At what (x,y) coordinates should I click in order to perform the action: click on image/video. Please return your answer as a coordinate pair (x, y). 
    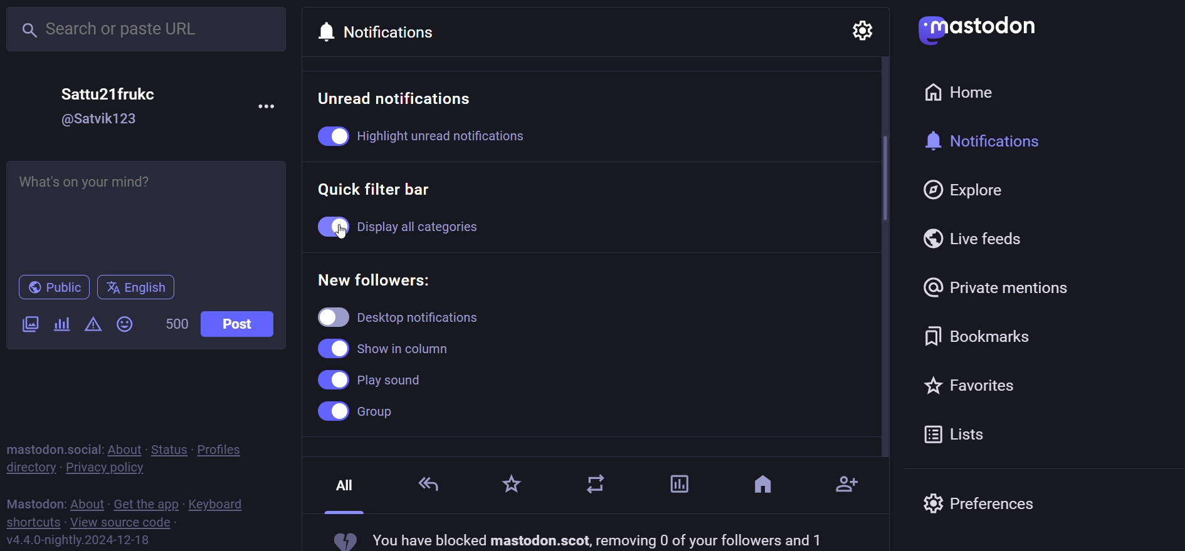
    Looking at the image, I should click on (29, 326).